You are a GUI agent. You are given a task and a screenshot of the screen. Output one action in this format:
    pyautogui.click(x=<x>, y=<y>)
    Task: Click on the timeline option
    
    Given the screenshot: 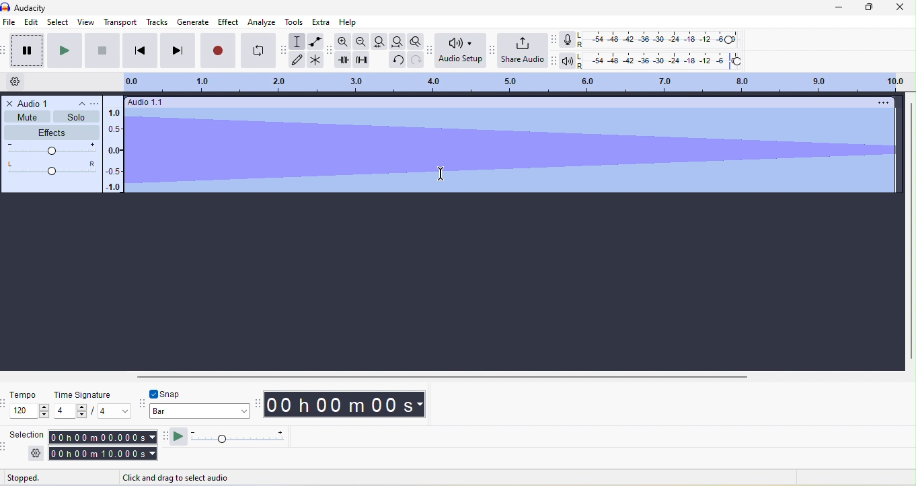 What is the action you would take?
    pyautogui.click(x=21, y=81)
    